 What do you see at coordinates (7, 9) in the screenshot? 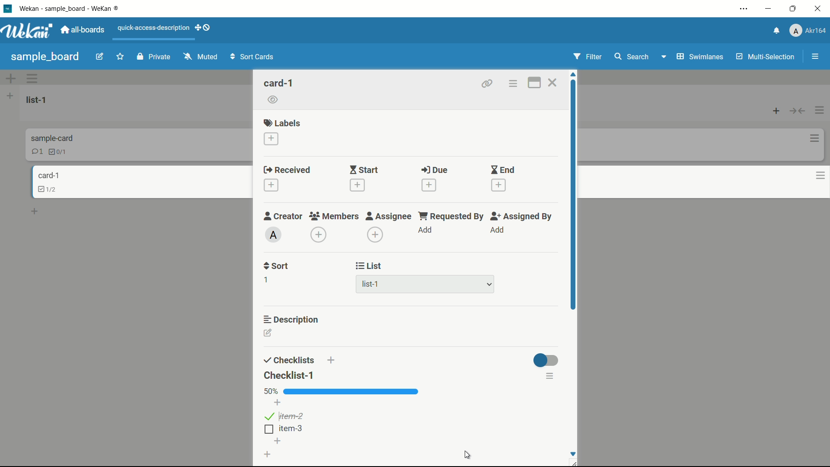
I see `Wekan icon` at bounding box center [7, 9].